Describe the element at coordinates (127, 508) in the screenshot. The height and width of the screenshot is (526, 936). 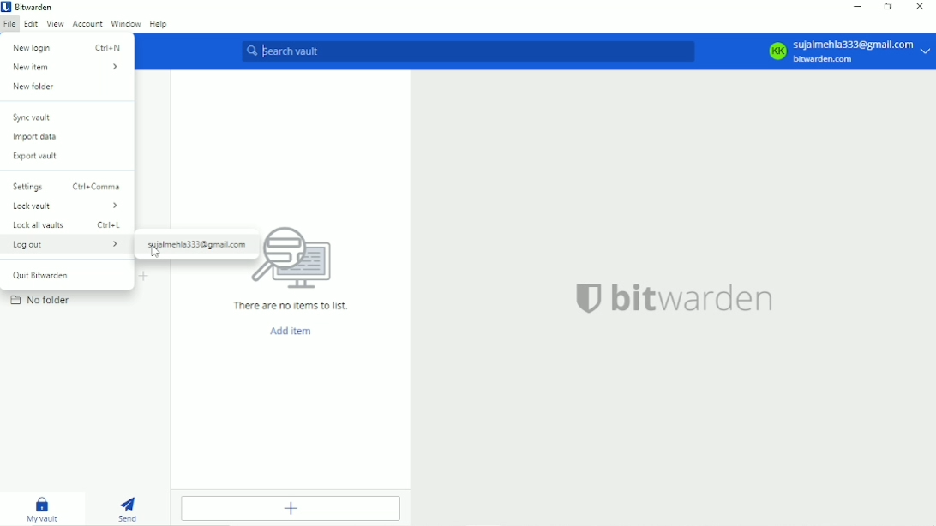
I see `Send` at that location.